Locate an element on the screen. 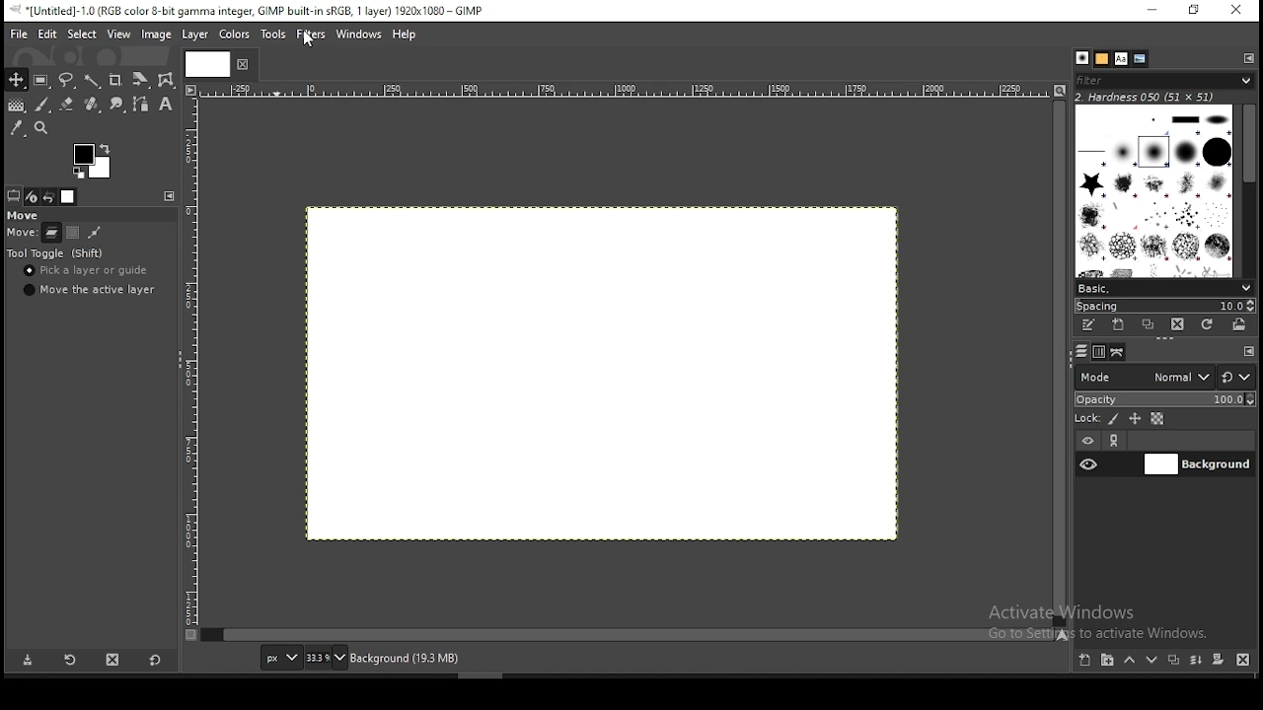  brush tool is located at coordinates (43, 105).